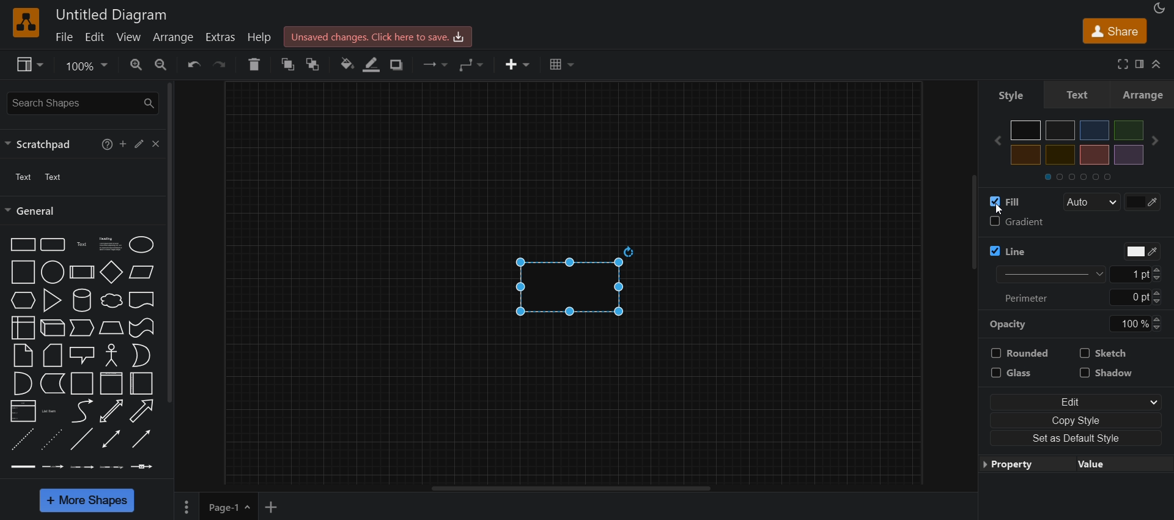  I want to click on help, so click(261, 39).